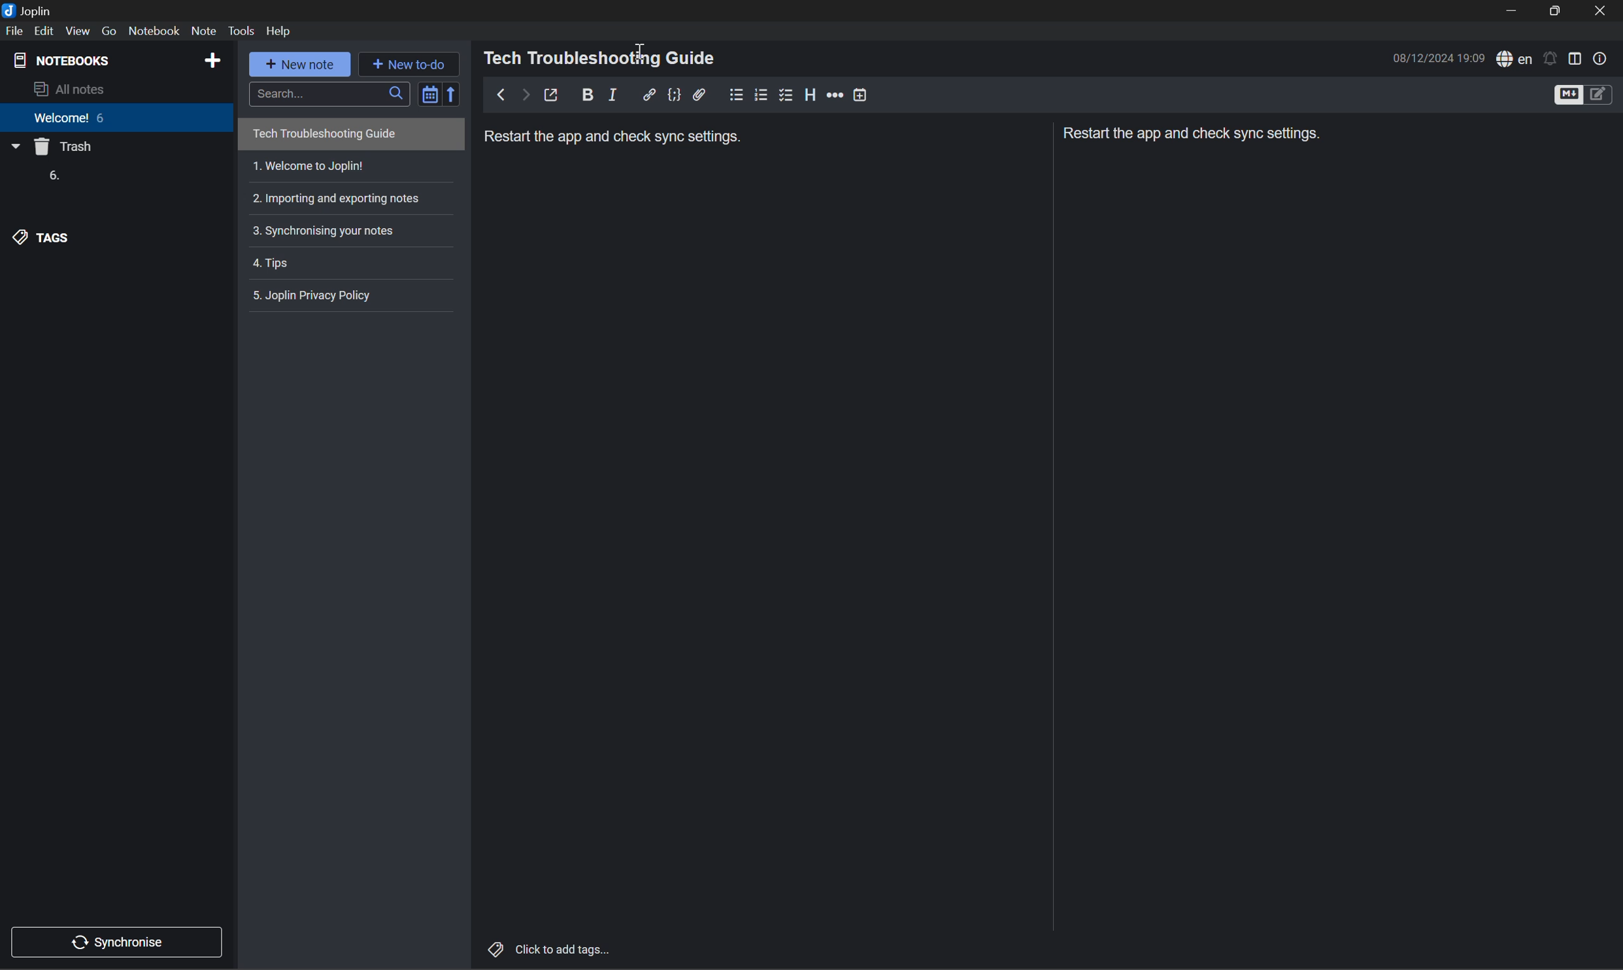 This screenshot has width=1623, height=970. I want to click on Welcome 6, so click(71, 122).